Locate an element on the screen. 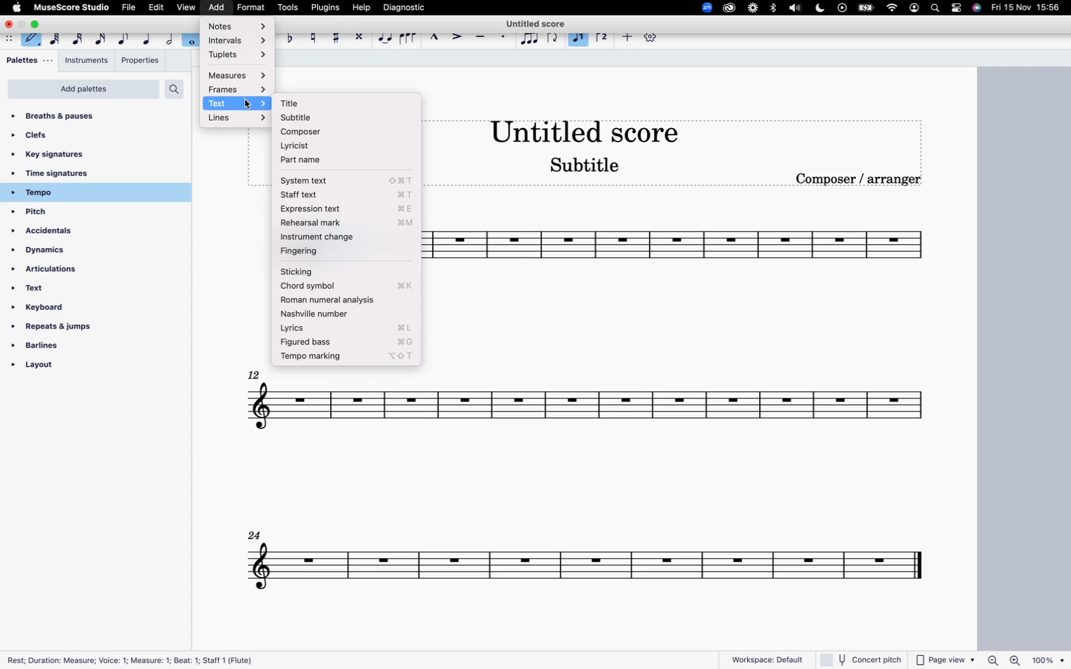 This screenshot has height=669, width=1071. help is located at coordinates (360, 7).